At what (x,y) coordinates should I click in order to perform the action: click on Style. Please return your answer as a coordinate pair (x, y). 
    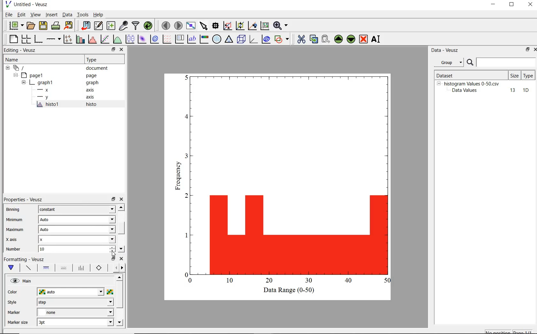
    Looking at the image, I should click on (14, 303).